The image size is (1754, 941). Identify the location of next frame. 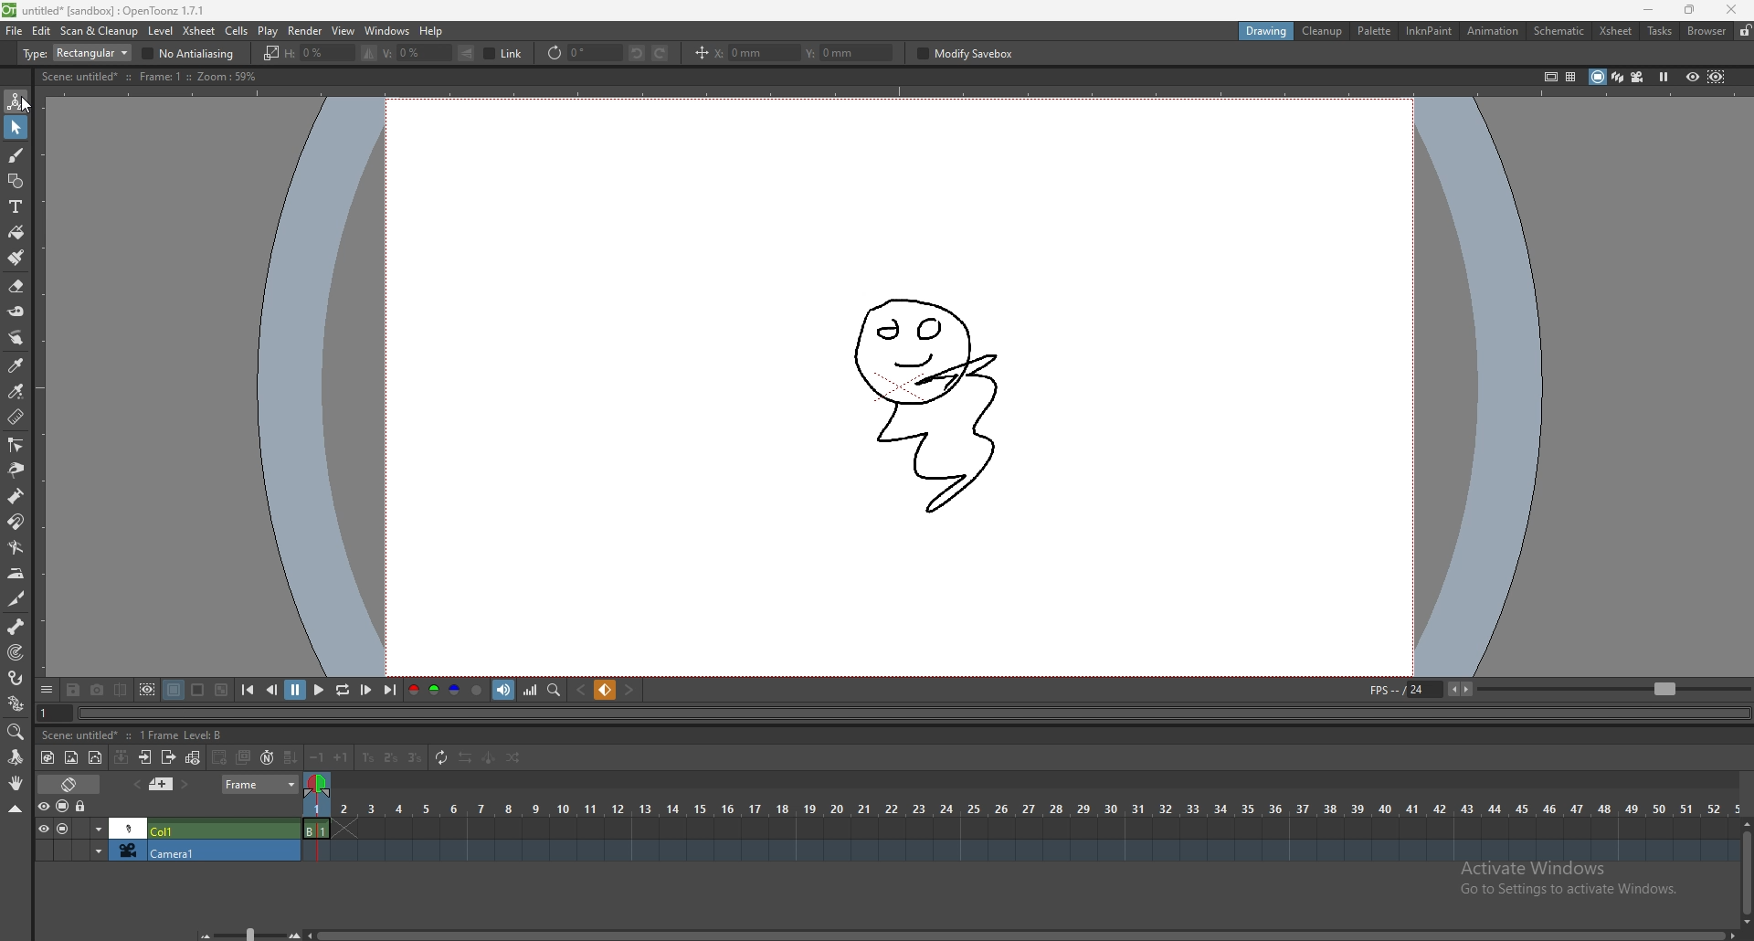
(367, 689).